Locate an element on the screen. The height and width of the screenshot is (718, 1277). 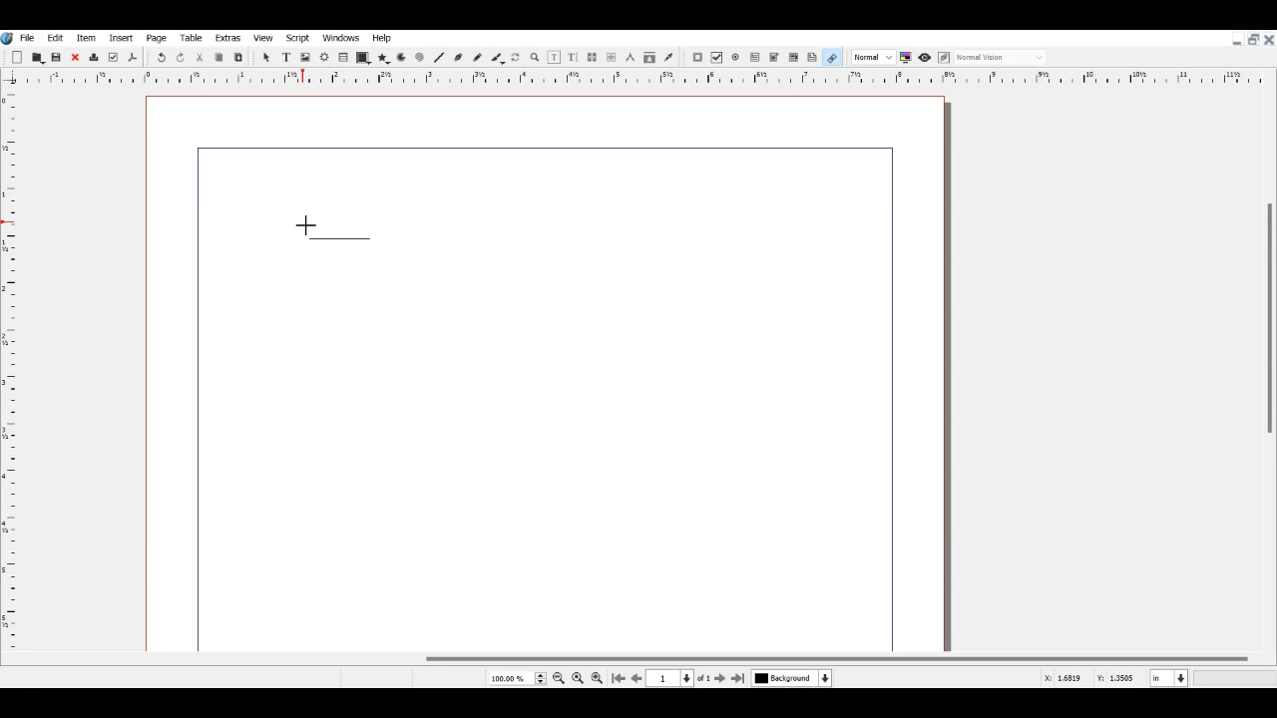
PDF List Box is located at coordinates (793, 58).